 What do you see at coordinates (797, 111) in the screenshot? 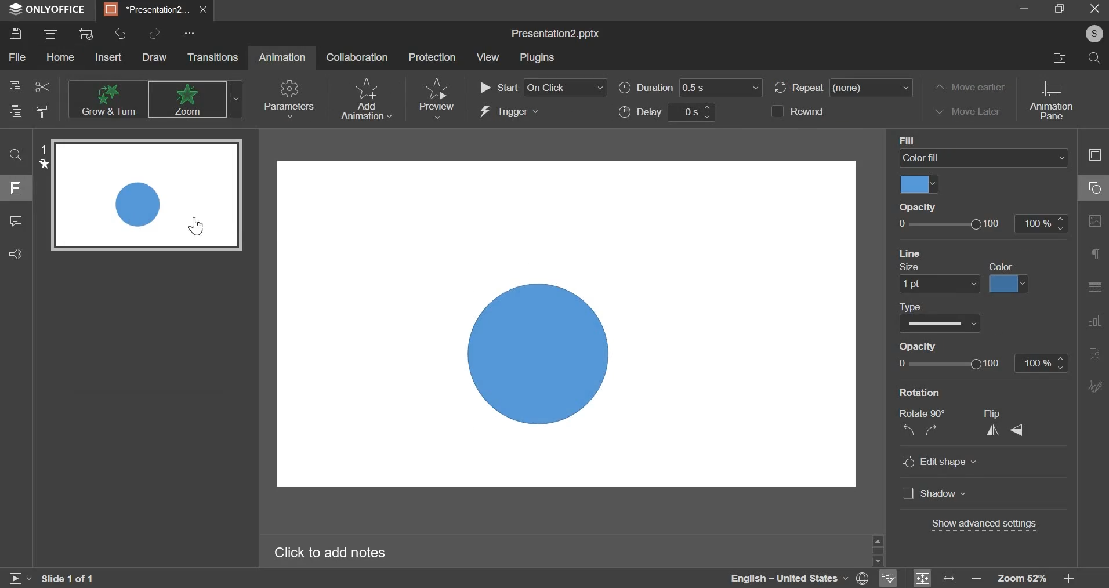
I see `rewind` at bounding box center [797, 111].